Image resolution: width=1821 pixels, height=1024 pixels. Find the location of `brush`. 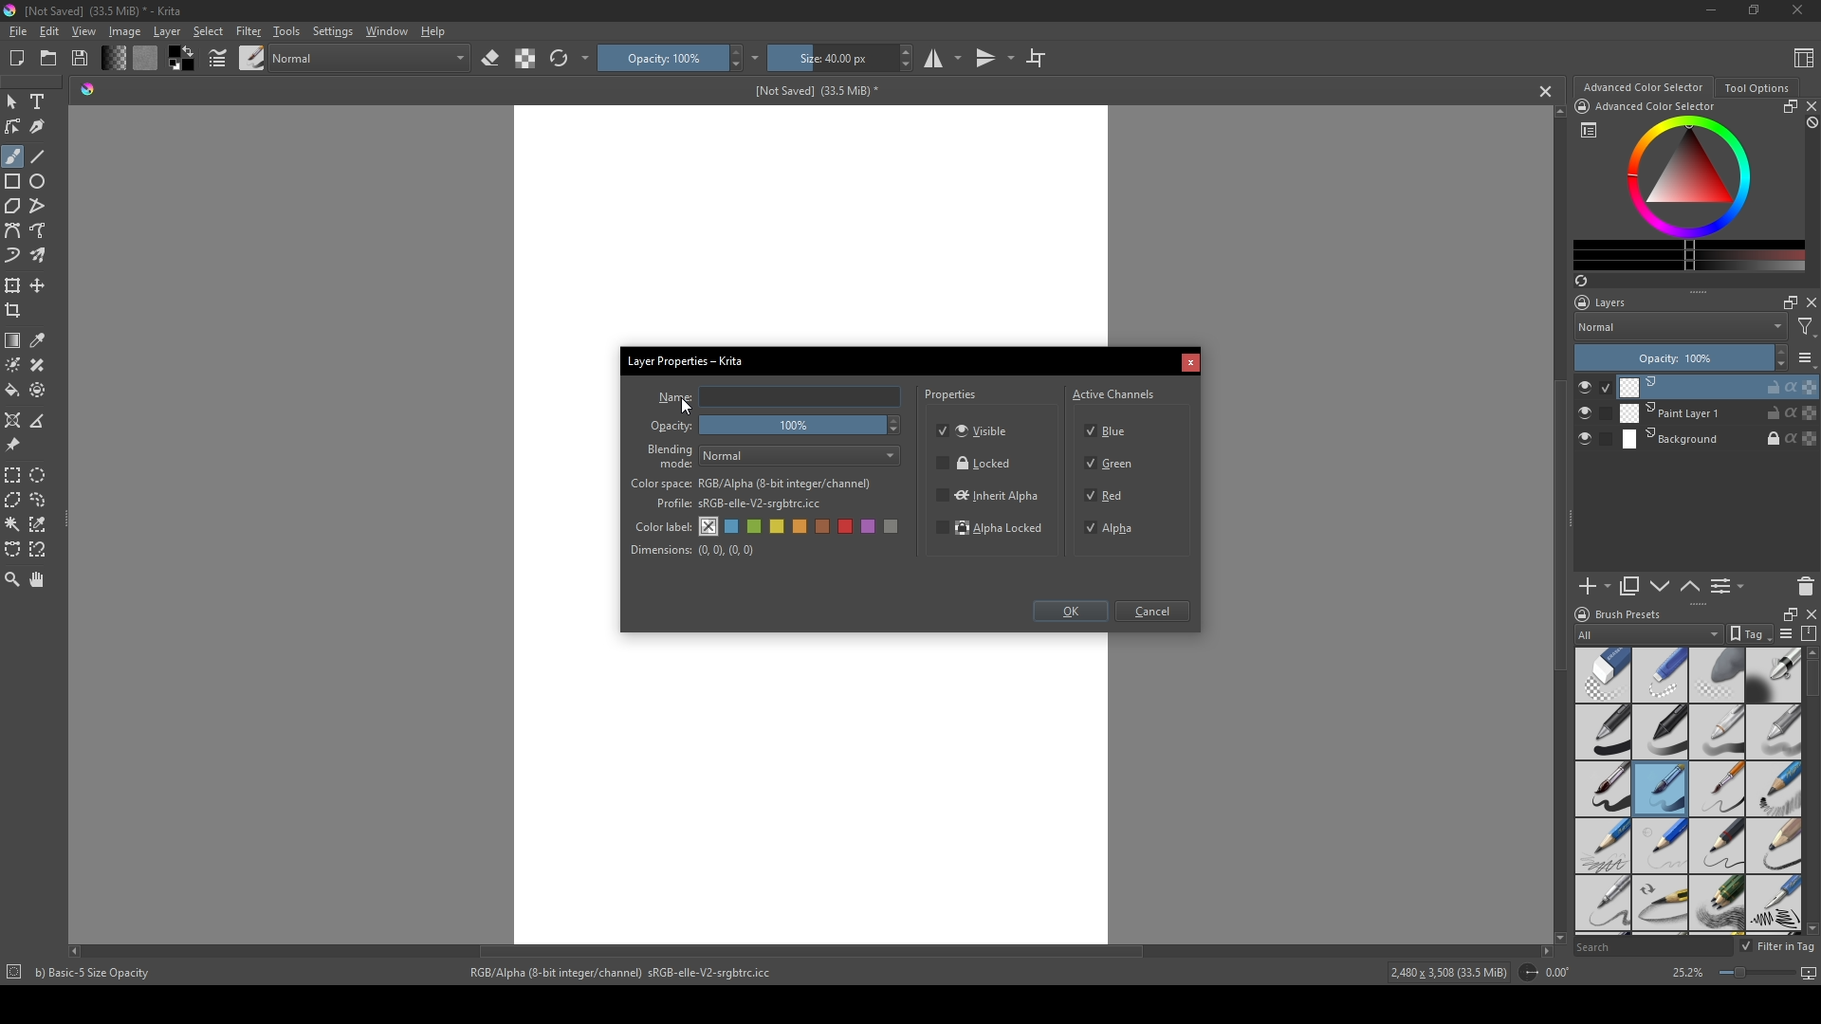

brush is located at coordinates (12, 156).